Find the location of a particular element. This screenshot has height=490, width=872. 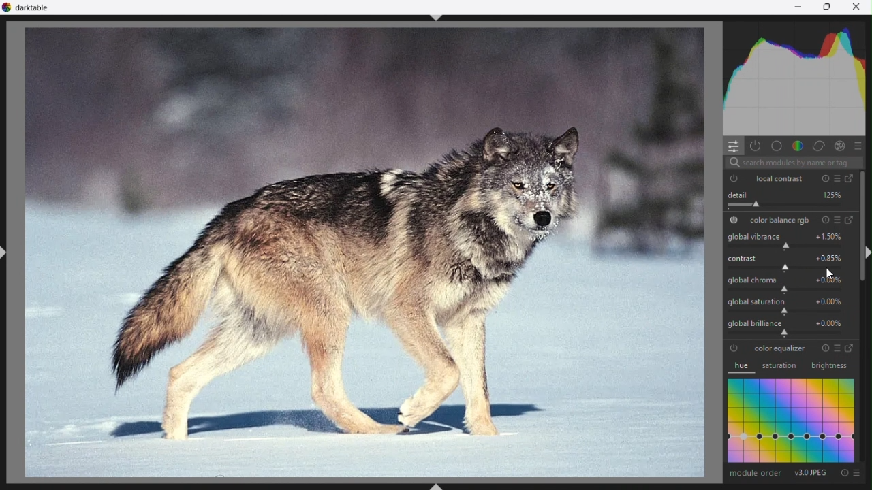

maximize is located at coordinates (833, 7).